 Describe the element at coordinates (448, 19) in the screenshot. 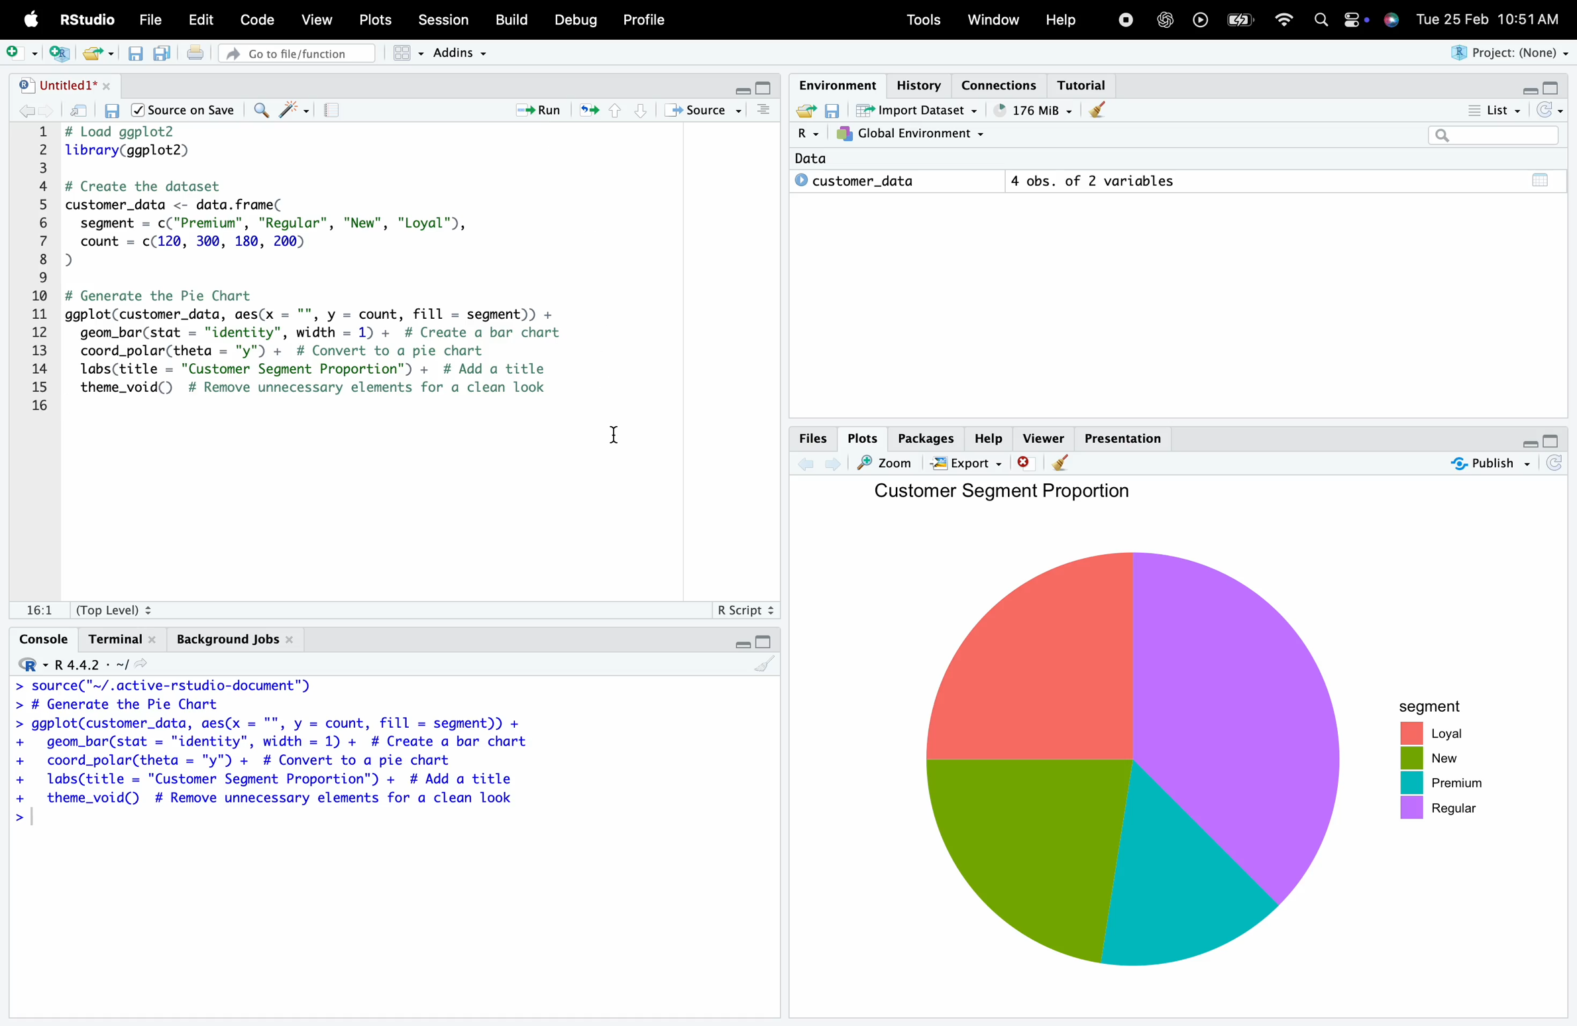

I see `Session` at that location.